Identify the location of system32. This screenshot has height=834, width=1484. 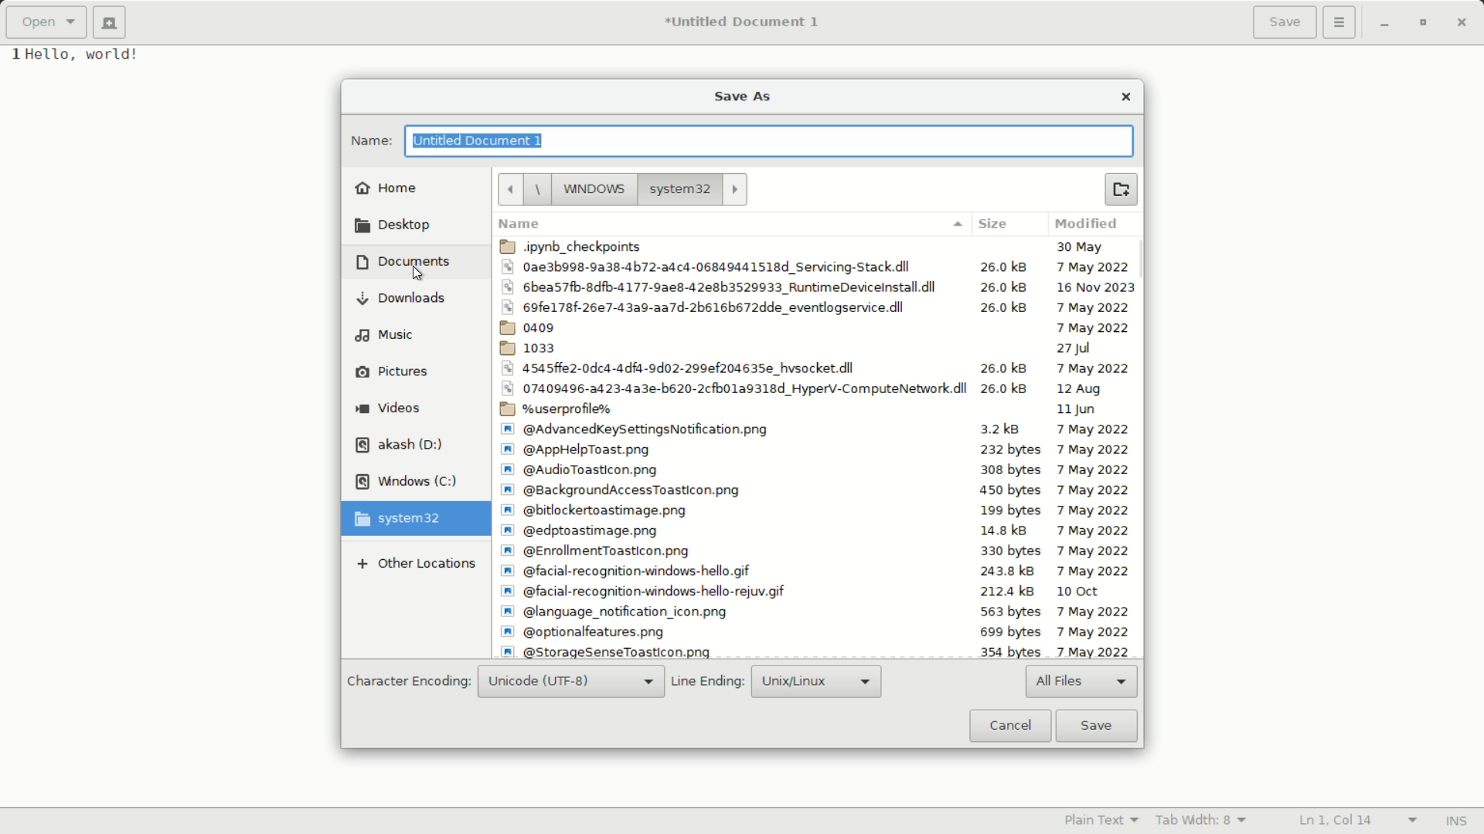
(679, 189).